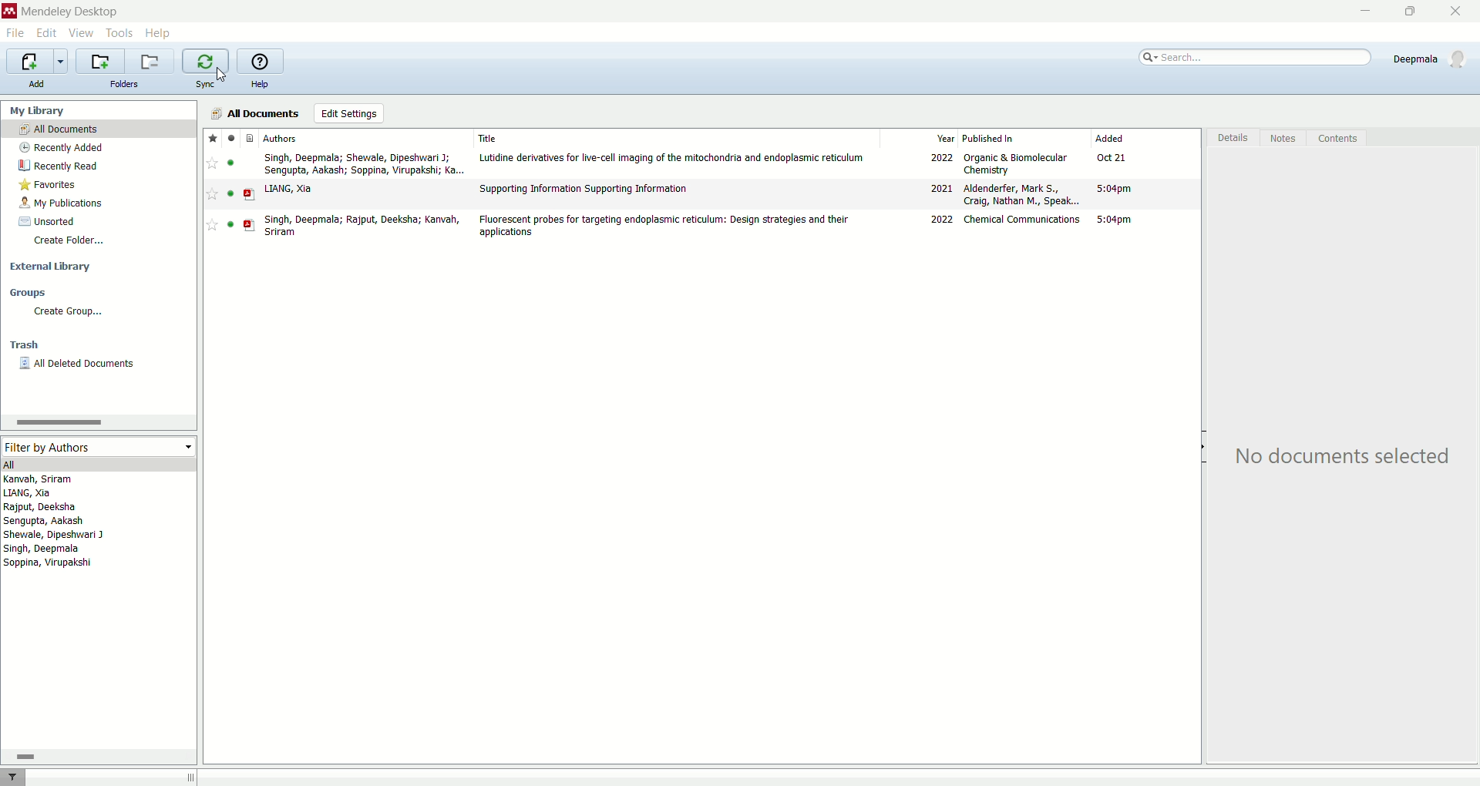  Describe the element at coordinates (230, 163) in the screenshot. I see `Indicates file is read` at that location.